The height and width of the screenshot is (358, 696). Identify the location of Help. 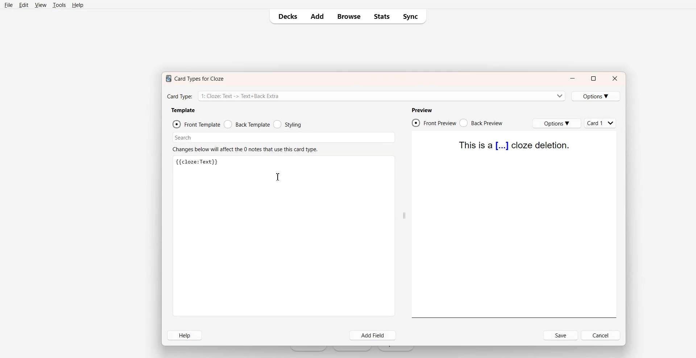
(77, 5).